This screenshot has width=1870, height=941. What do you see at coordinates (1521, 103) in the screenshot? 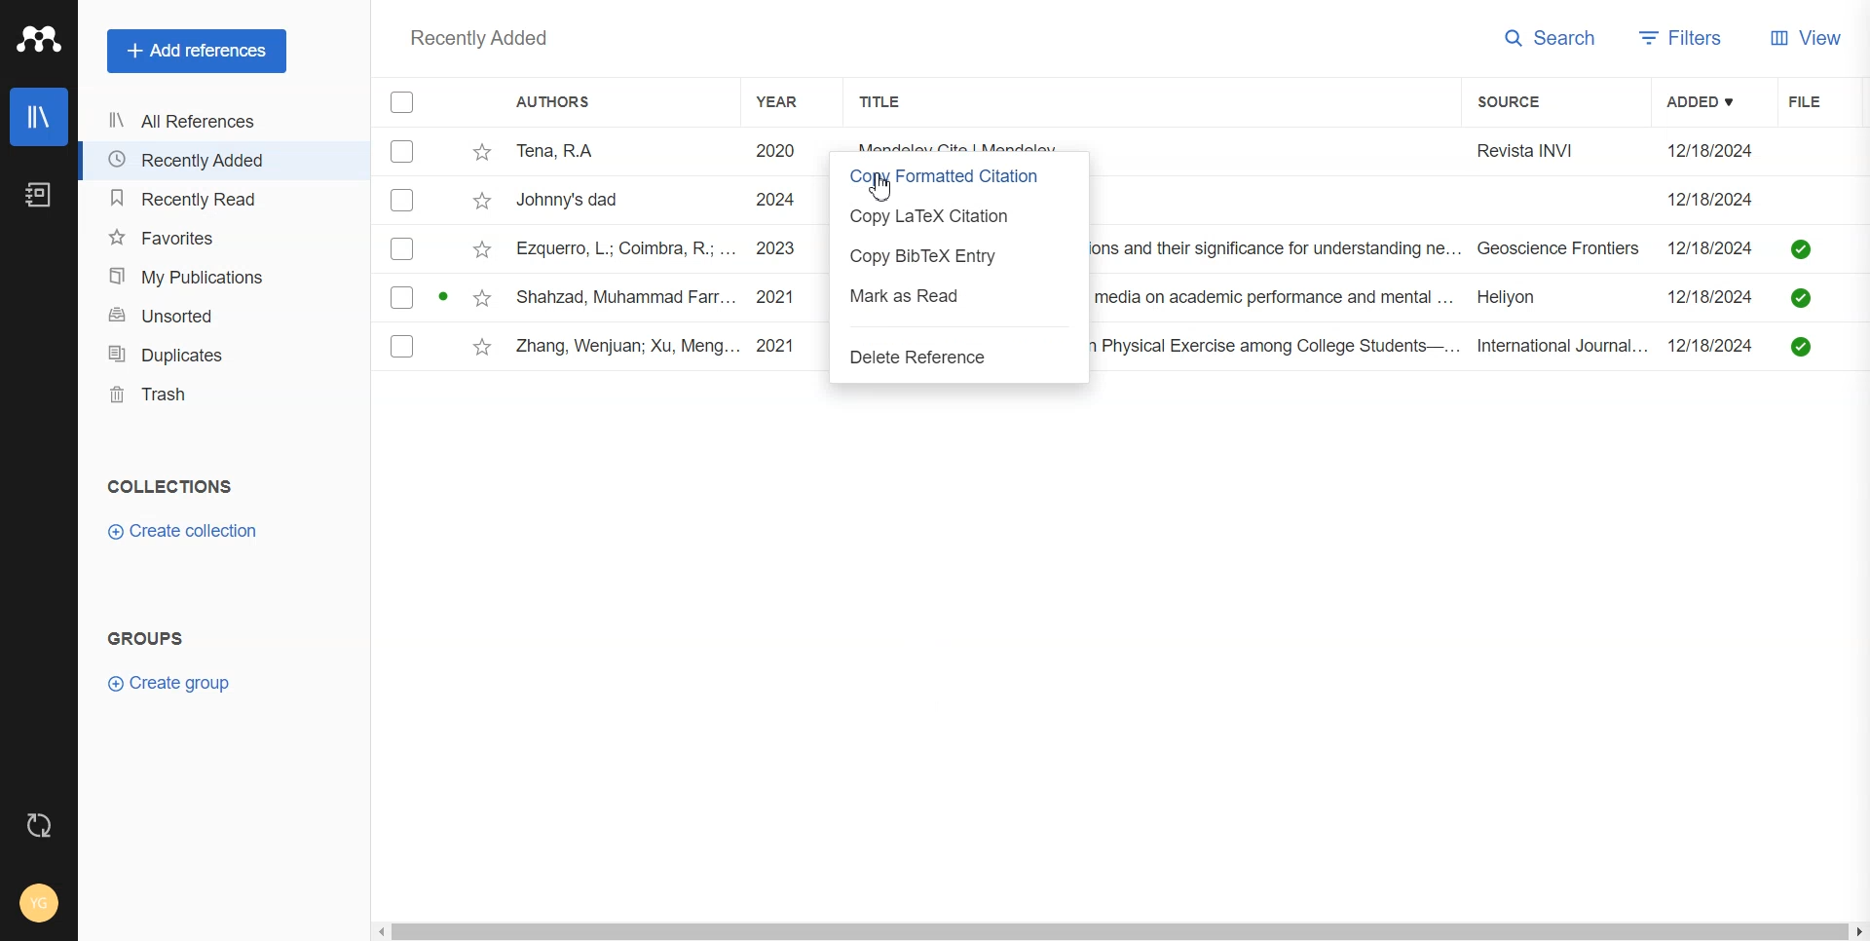
I see `Source` at bounding box center [1521, 103].